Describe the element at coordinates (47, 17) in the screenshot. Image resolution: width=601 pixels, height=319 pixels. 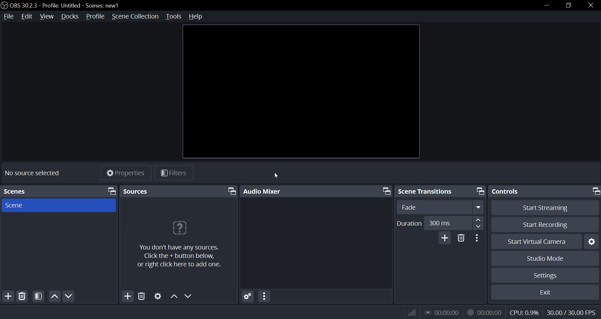
I see `view` at that location.